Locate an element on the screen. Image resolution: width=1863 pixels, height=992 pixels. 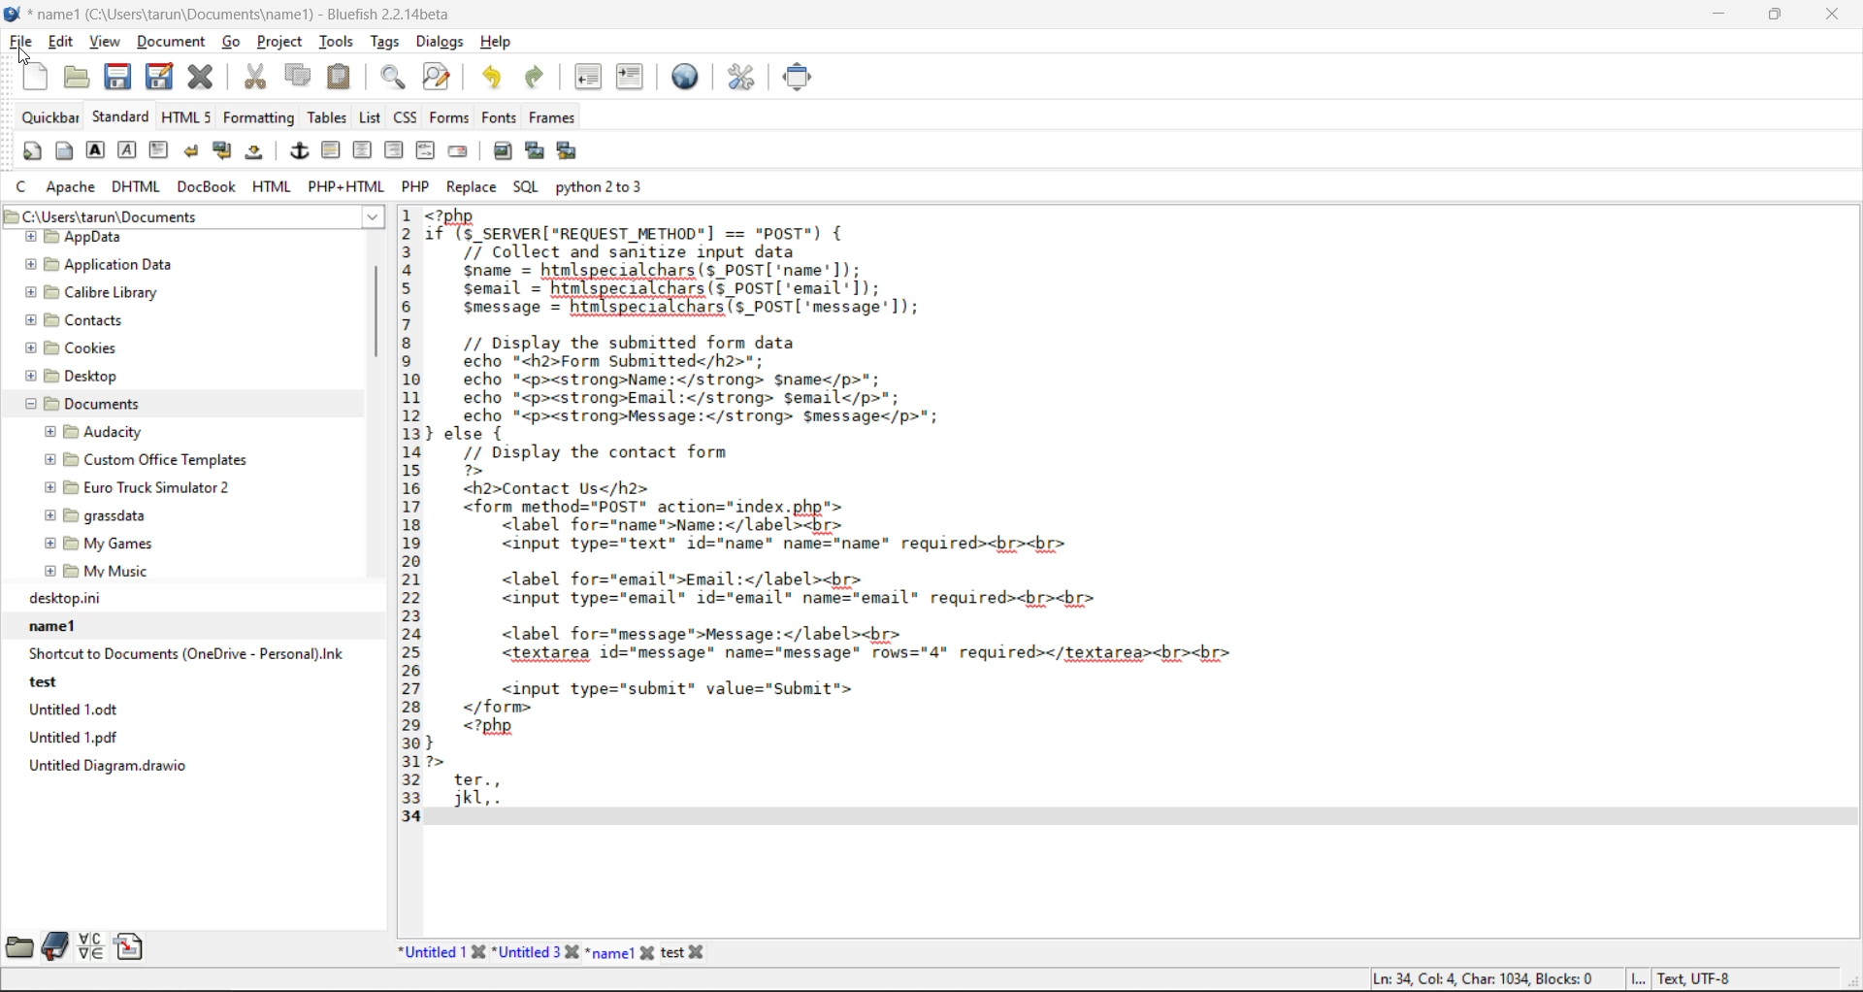
replace is located at coordinates (471, 188).